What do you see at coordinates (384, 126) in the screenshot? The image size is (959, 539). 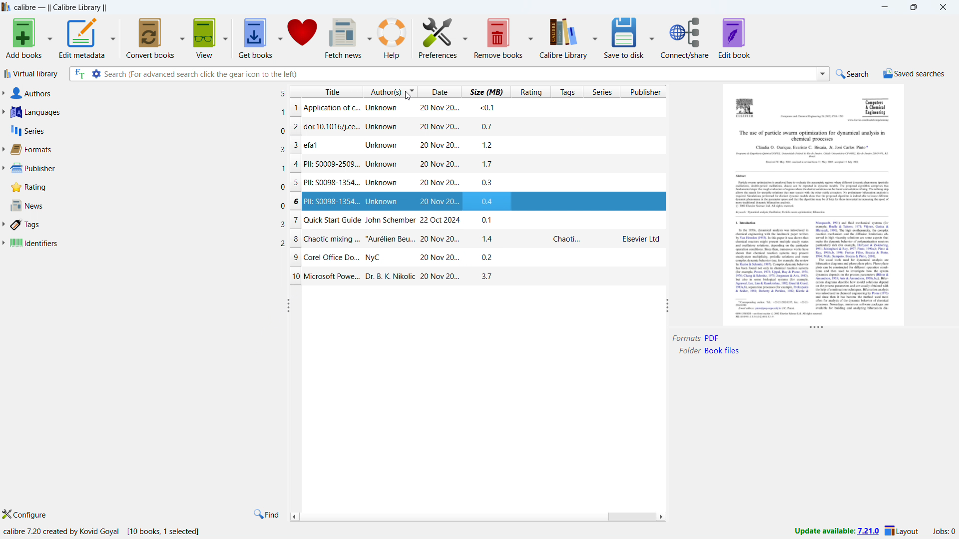 I see `doi:10.1016/j.ce... Unknown 20 Nov 20...` at bounding box center [384, 126].